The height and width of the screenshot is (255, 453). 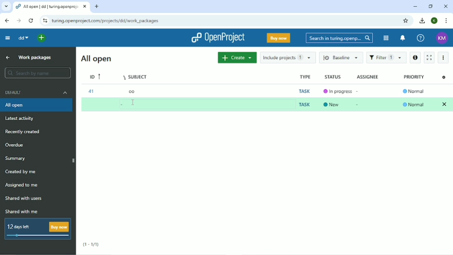 What do you see at coordinates (415, 6) in the screenshot?
I see `Minimize` at bounding box center [415, 6].